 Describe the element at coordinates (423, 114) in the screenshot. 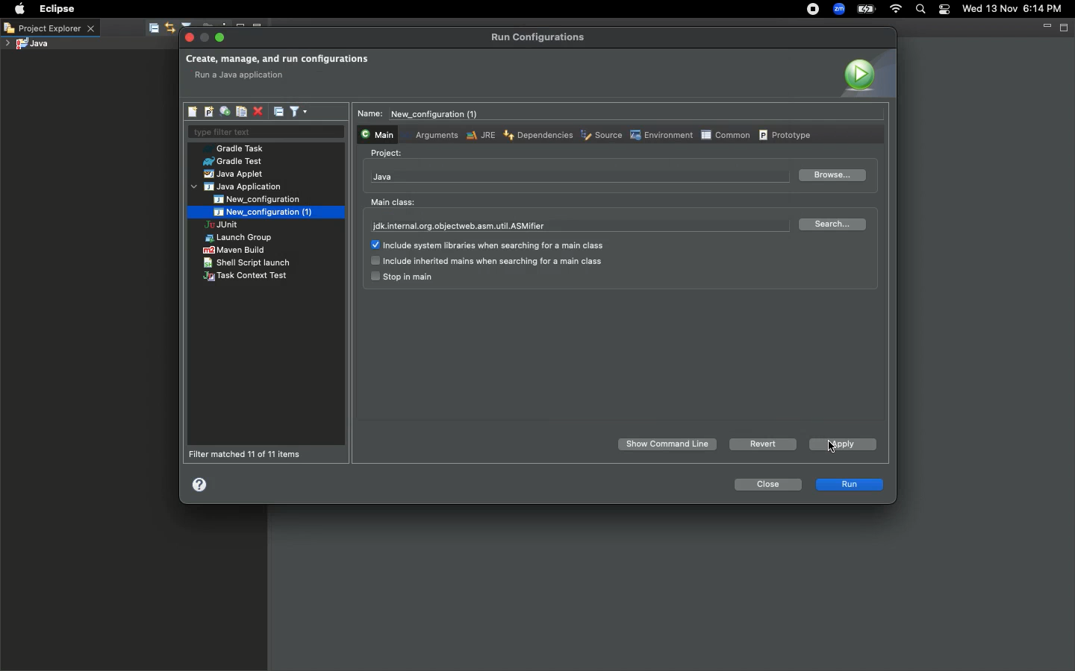

I see `Name: New_configuration_(1)` at that location.